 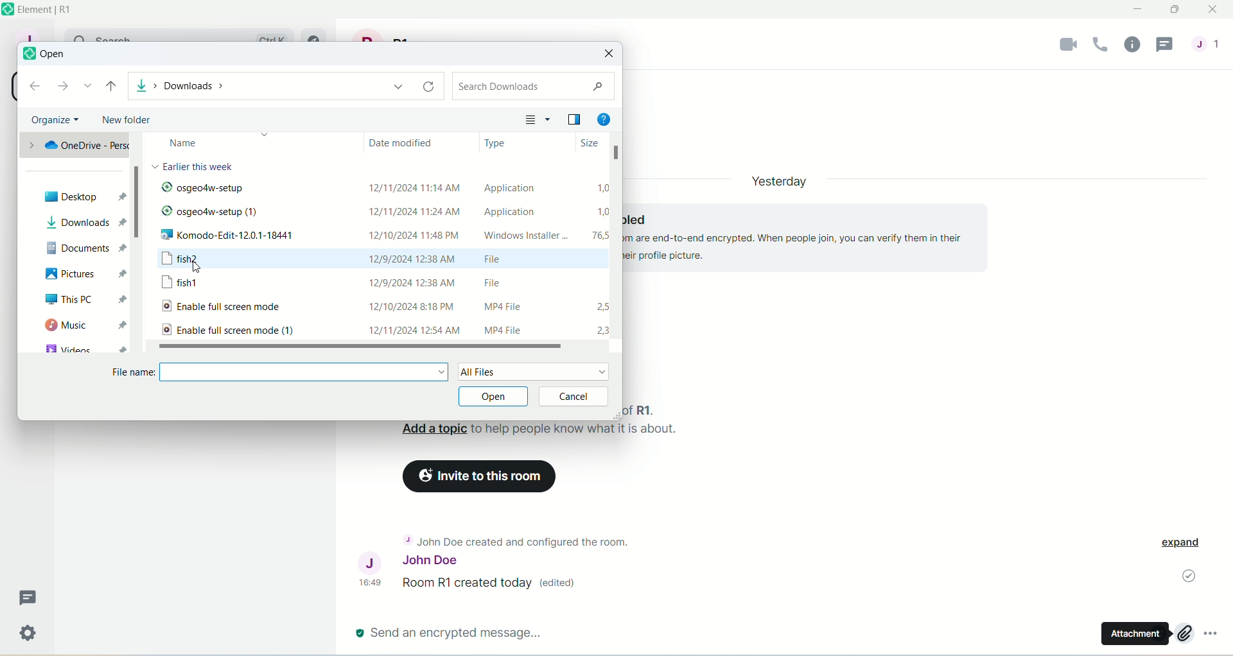 What do you see at coordinates (87, 87) in the screenshot?
I see `recent location` at bounding box center [87, 87].